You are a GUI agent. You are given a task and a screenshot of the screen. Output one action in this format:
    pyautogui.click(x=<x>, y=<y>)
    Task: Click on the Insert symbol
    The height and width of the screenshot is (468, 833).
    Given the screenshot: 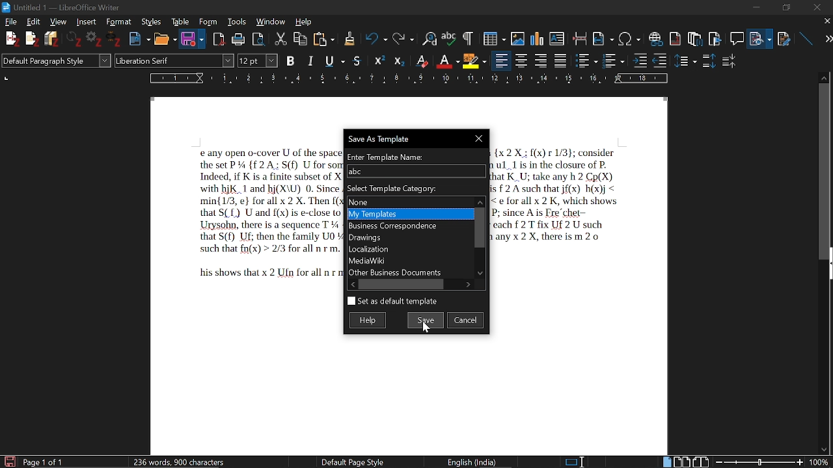 What is the action you would take?
    pyautogui.click(x=630, y=38)
    